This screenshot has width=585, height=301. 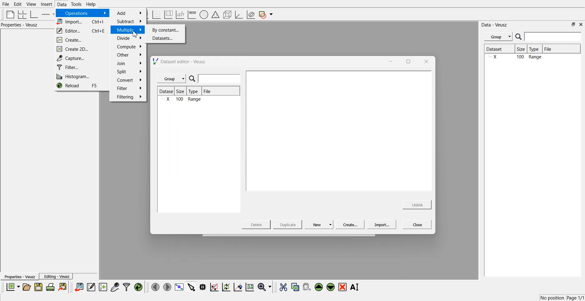 I want to click on Create..., so click(x=349, y=224).